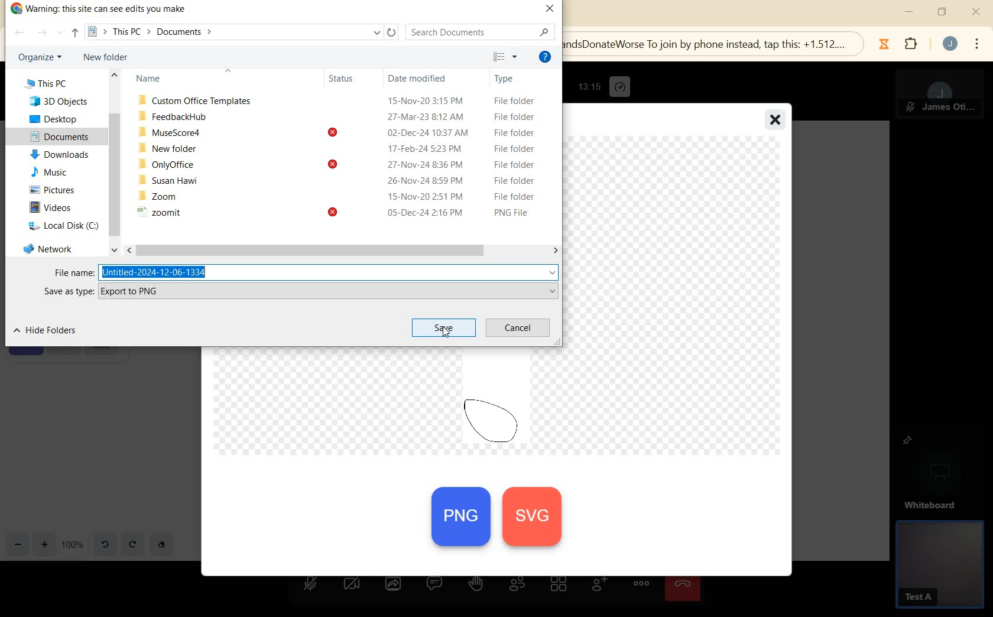  I want to click on Jibble, so click(886, 44).